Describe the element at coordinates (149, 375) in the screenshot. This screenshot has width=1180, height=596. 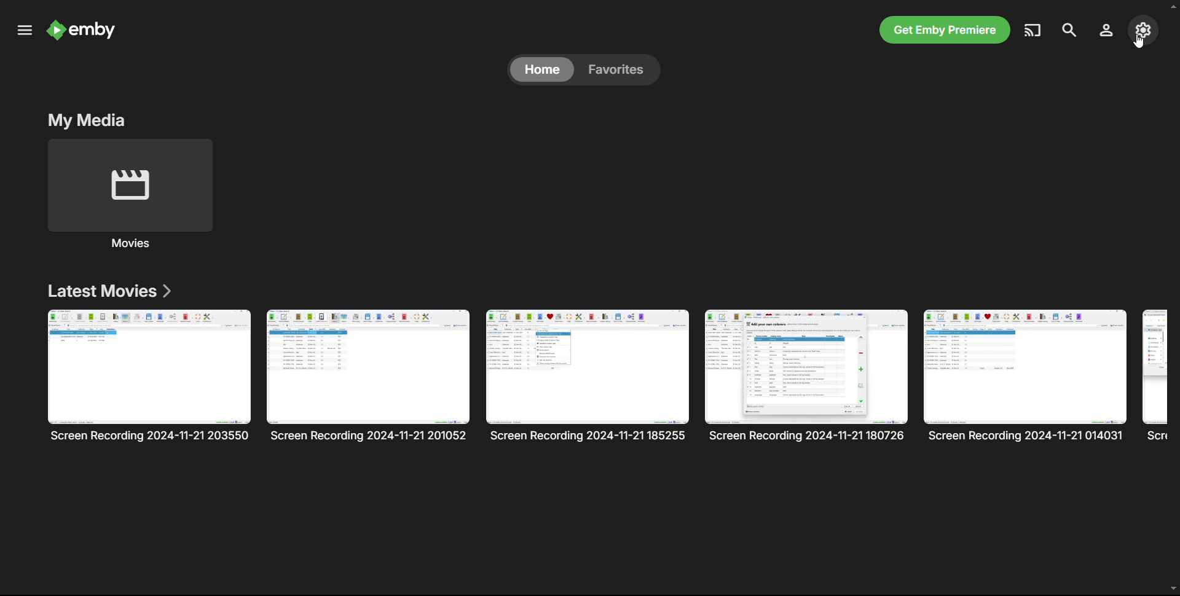
I see `Ll 00 bw HEE UX
Screen Recording 2024-11-21 203550` at that location.